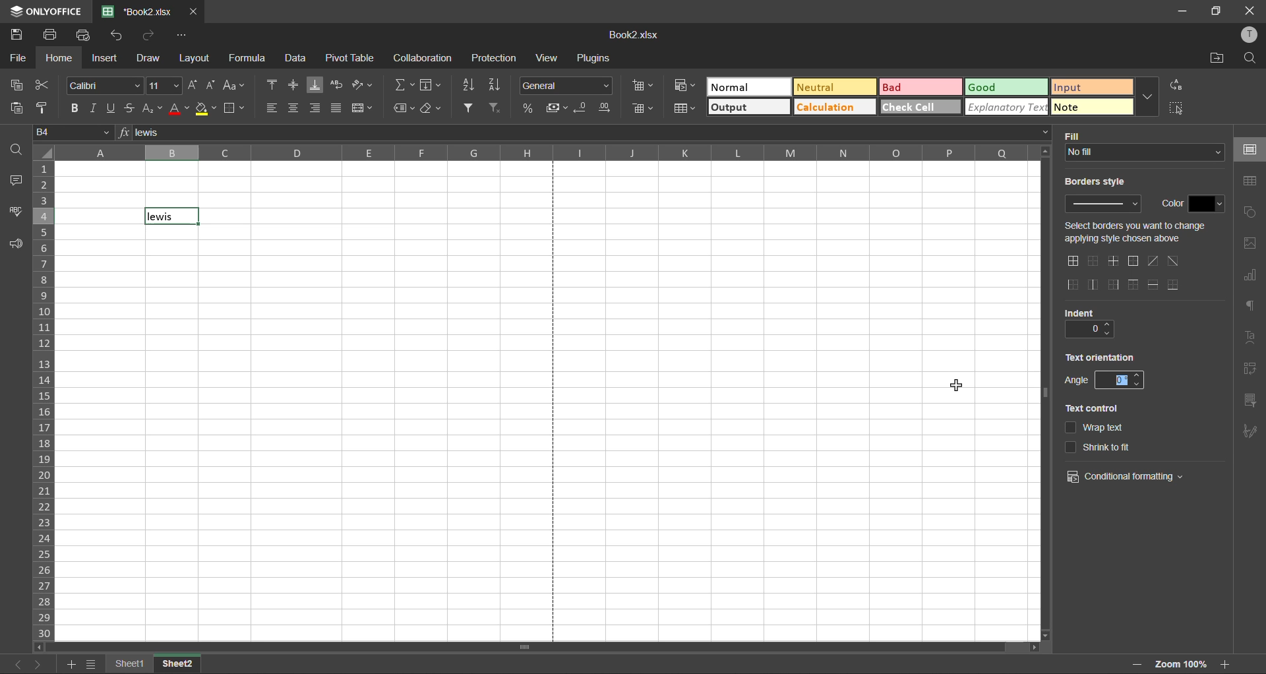  Describe the element at coordinates (1046, 152) in the screenshot. I see `move up` at that location.